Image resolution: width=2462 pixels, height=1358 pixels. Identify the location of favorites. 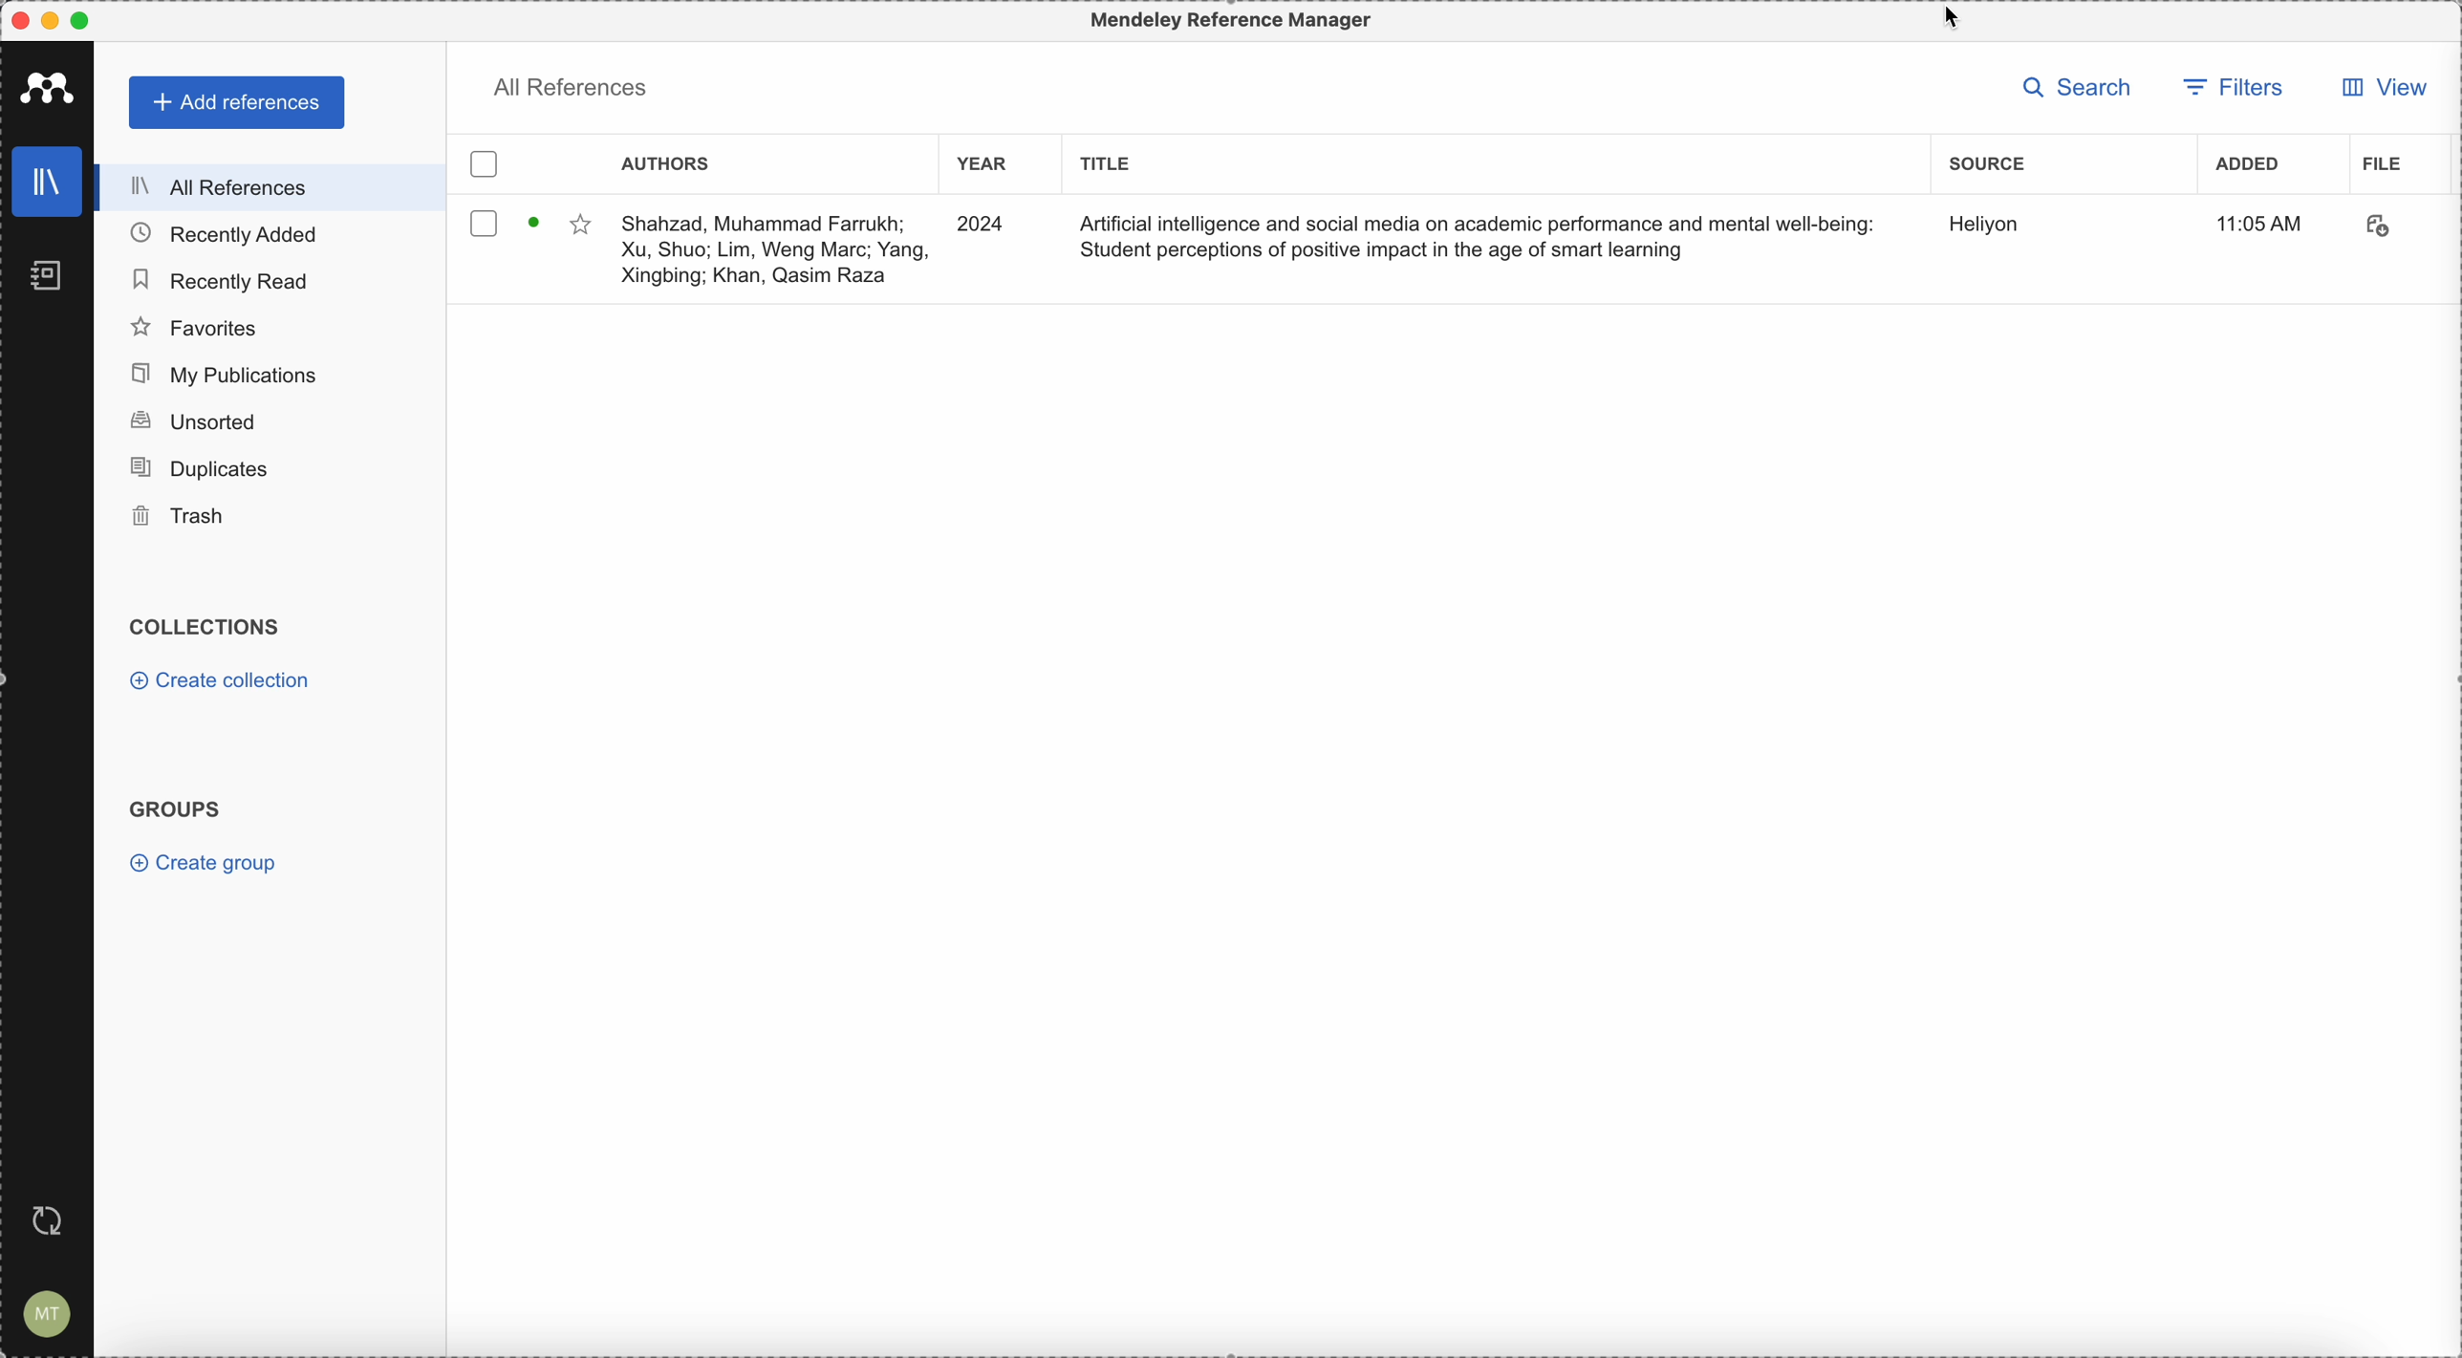
(196, 328).